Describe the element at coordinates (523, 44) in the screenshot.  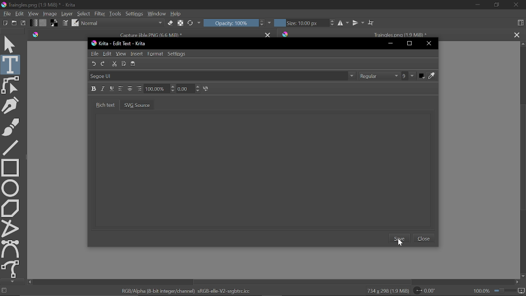
I see `Move up` at that location.